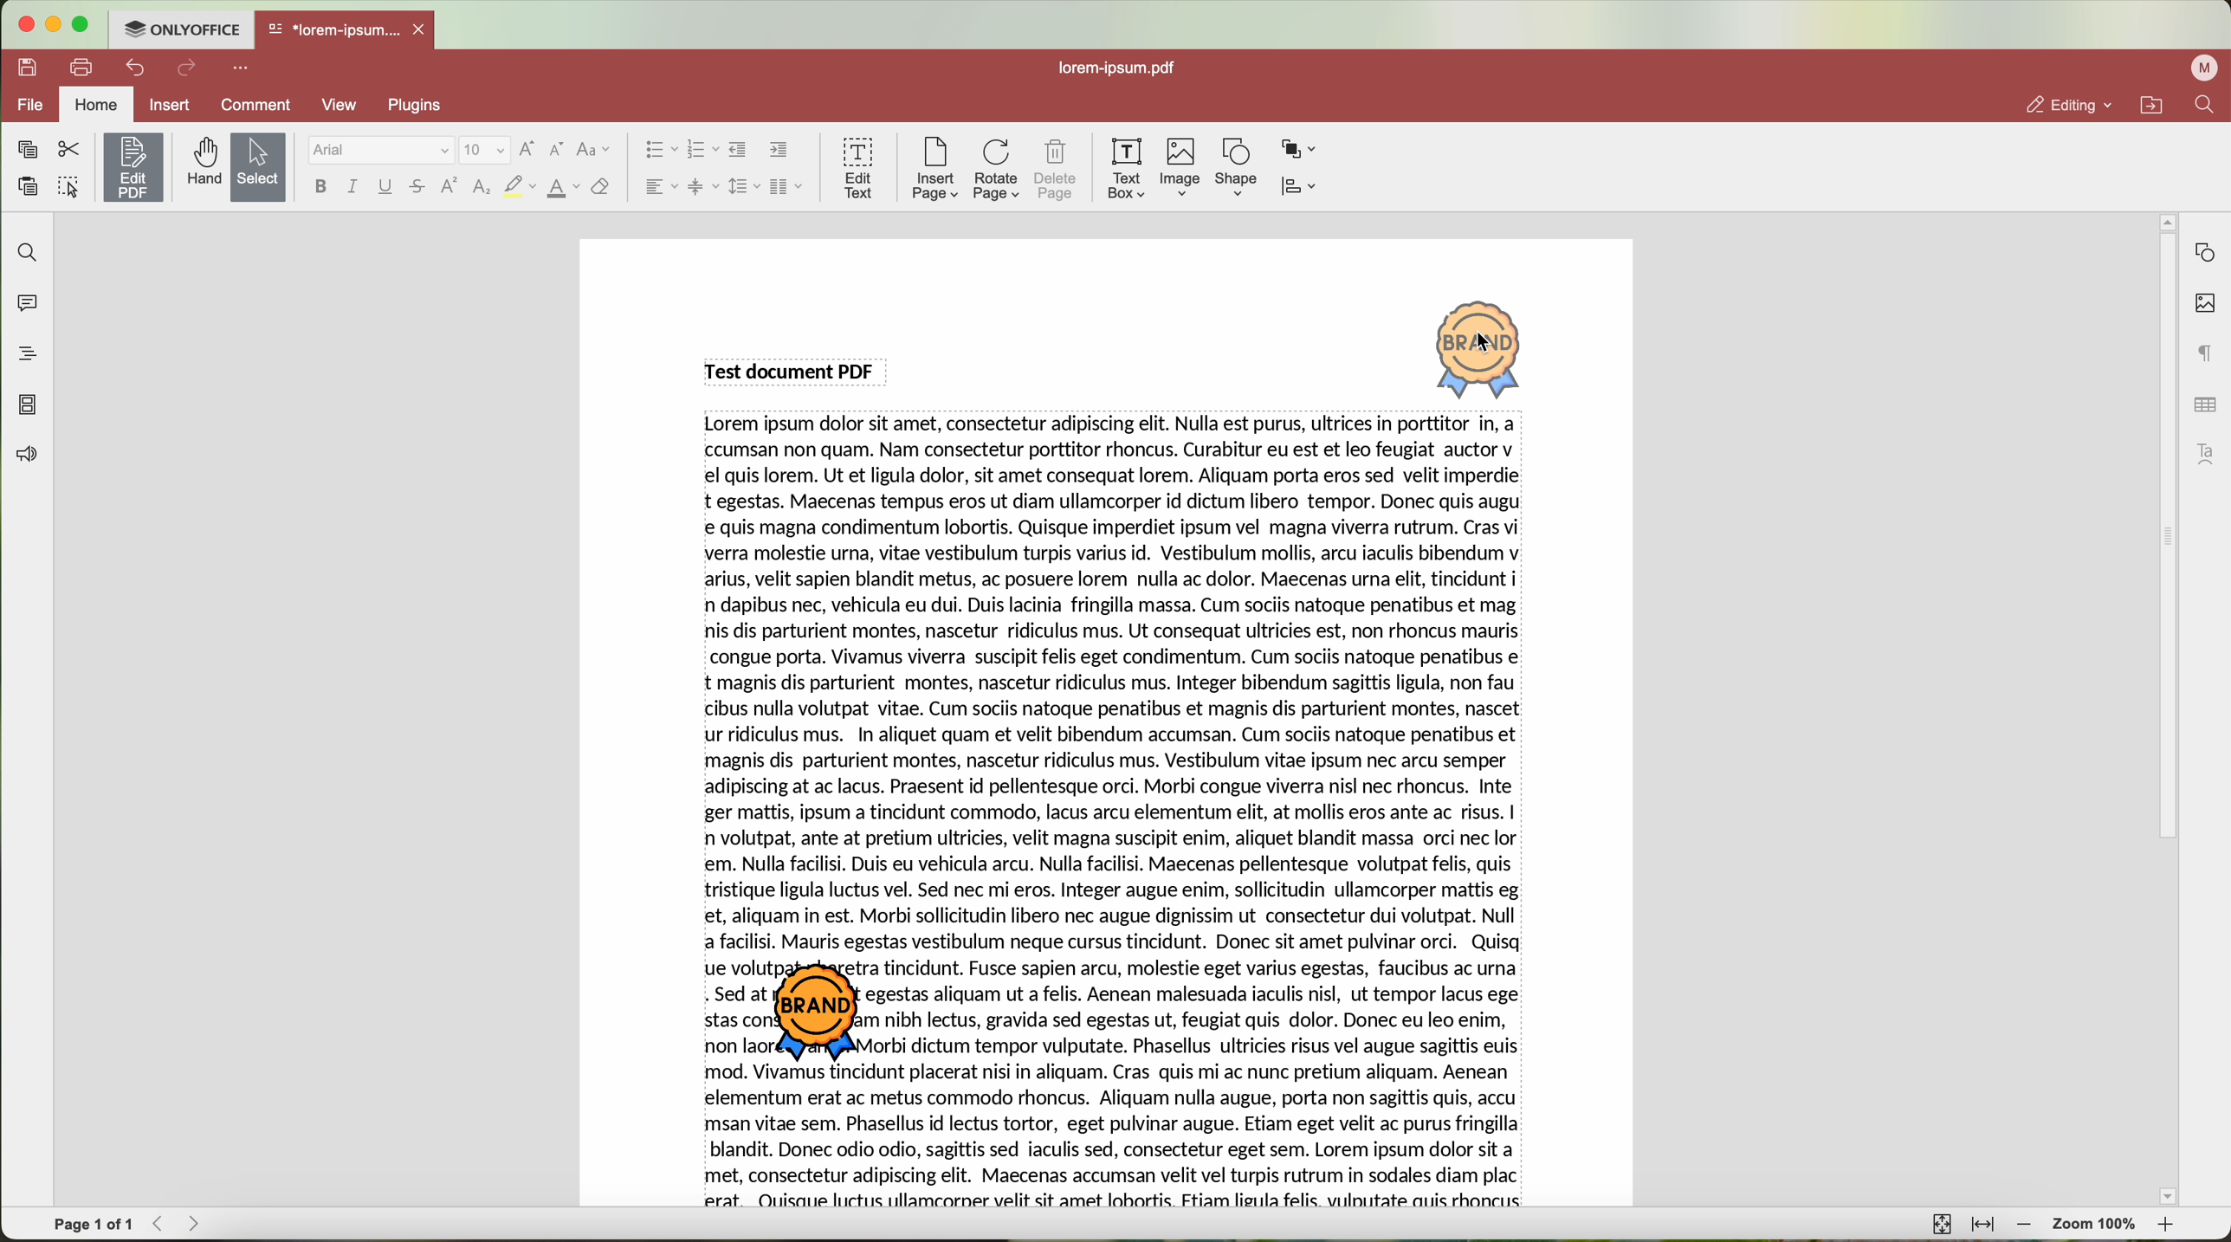  What do you see at coordinates (2204, 104) in the screenshot?
I see `find` at bounding box center [2204, 104].